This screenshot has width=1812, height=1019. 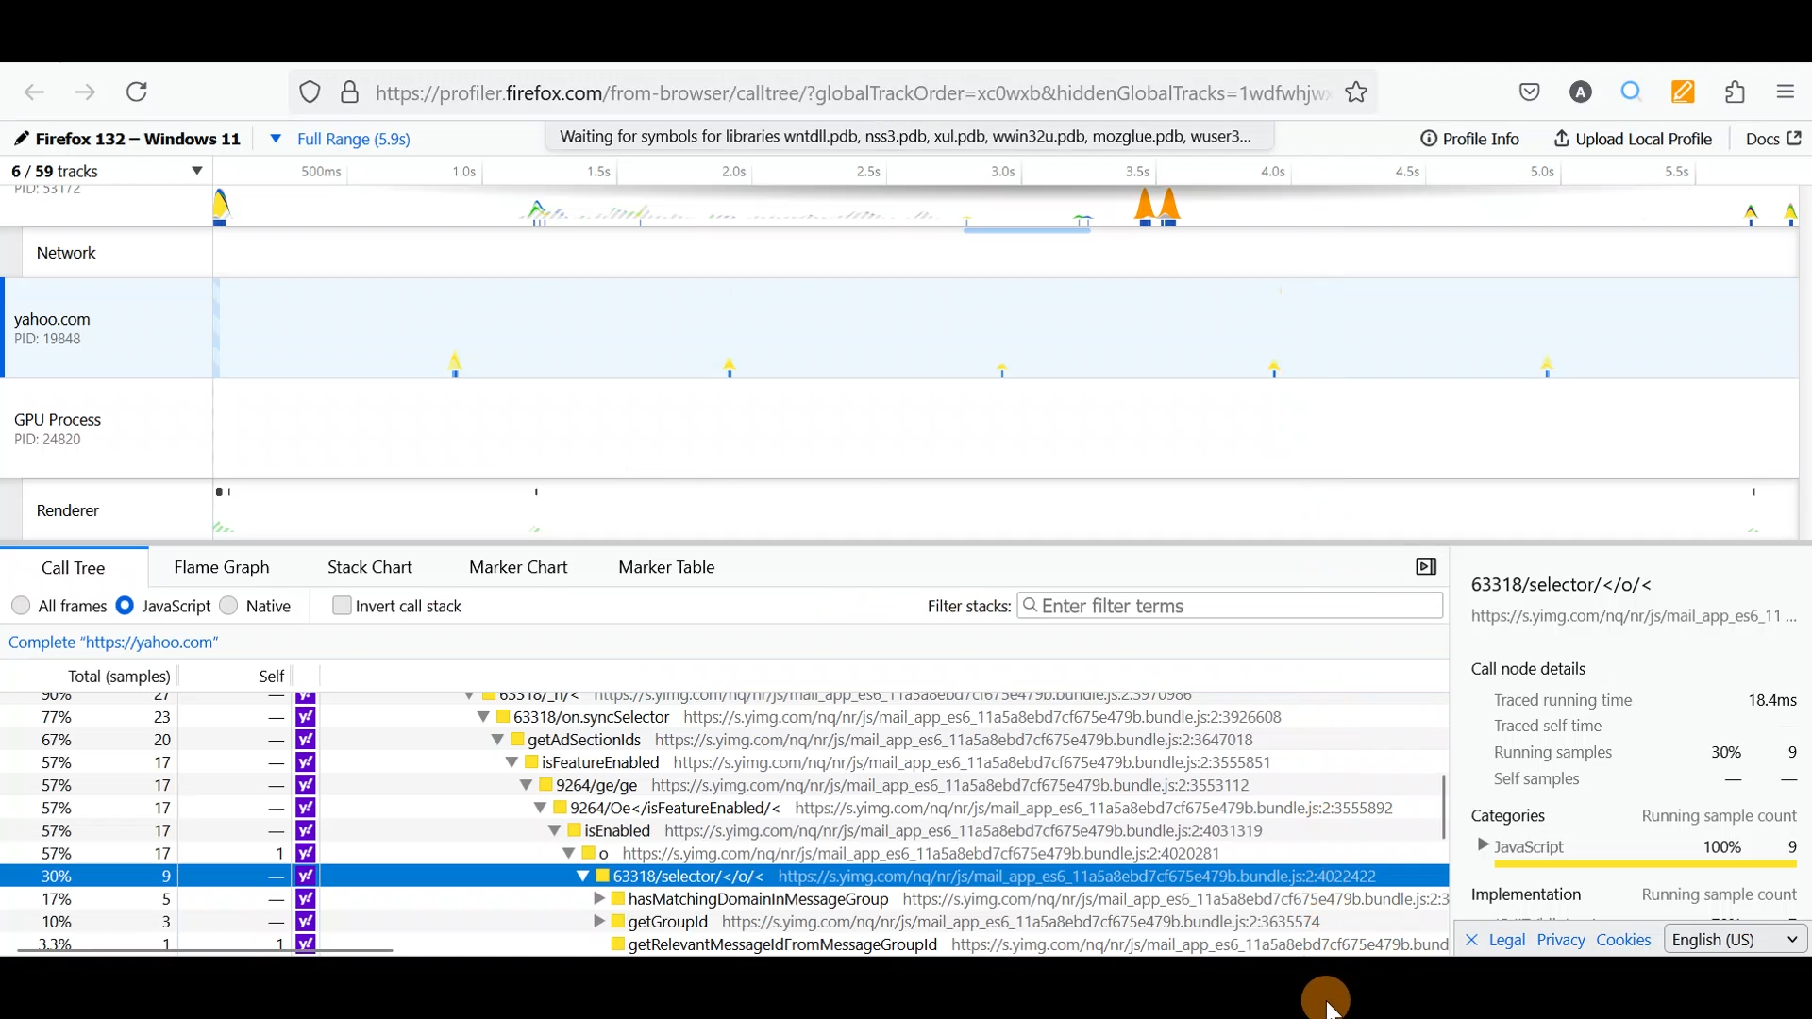 I want to click on Filter stacks: | Q Enter filter terms |, so click(x=1180, y=604).